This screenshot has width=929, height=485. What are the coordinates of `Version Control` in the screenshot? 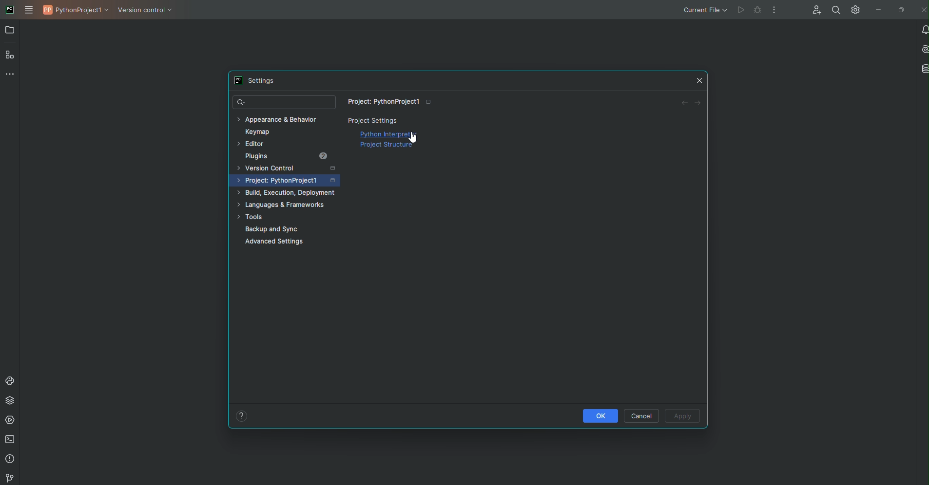 It's located at (148, 13).